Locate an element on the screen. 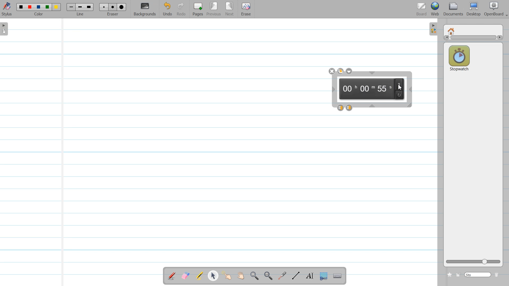 The image size is (509, 286). Layer up is located at coordinates (340, 108).